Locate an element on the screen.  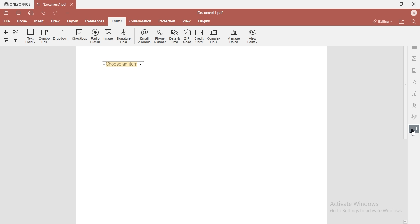
zip code is located at coordinates (187, 37).